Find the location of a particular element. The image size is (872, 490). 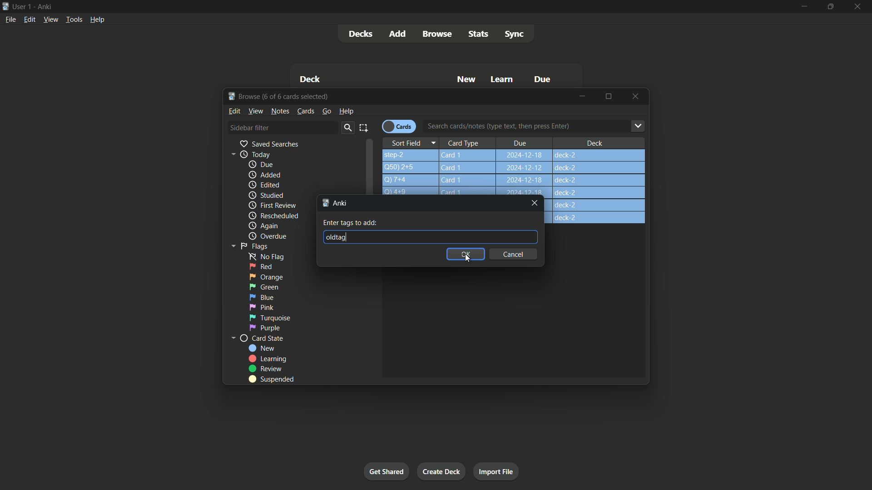

User one is located at coordinates (22, 7).